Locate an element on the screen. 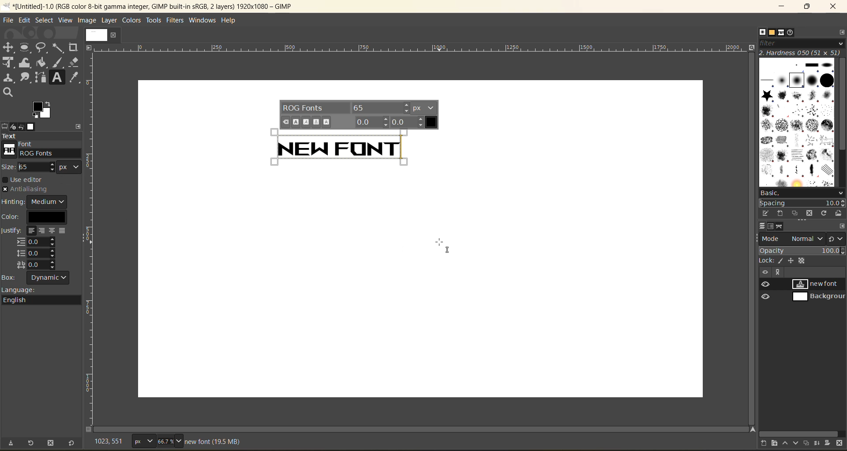 This screenshot has width=847, height=451. view/hide is located at coordinates (762, 290).